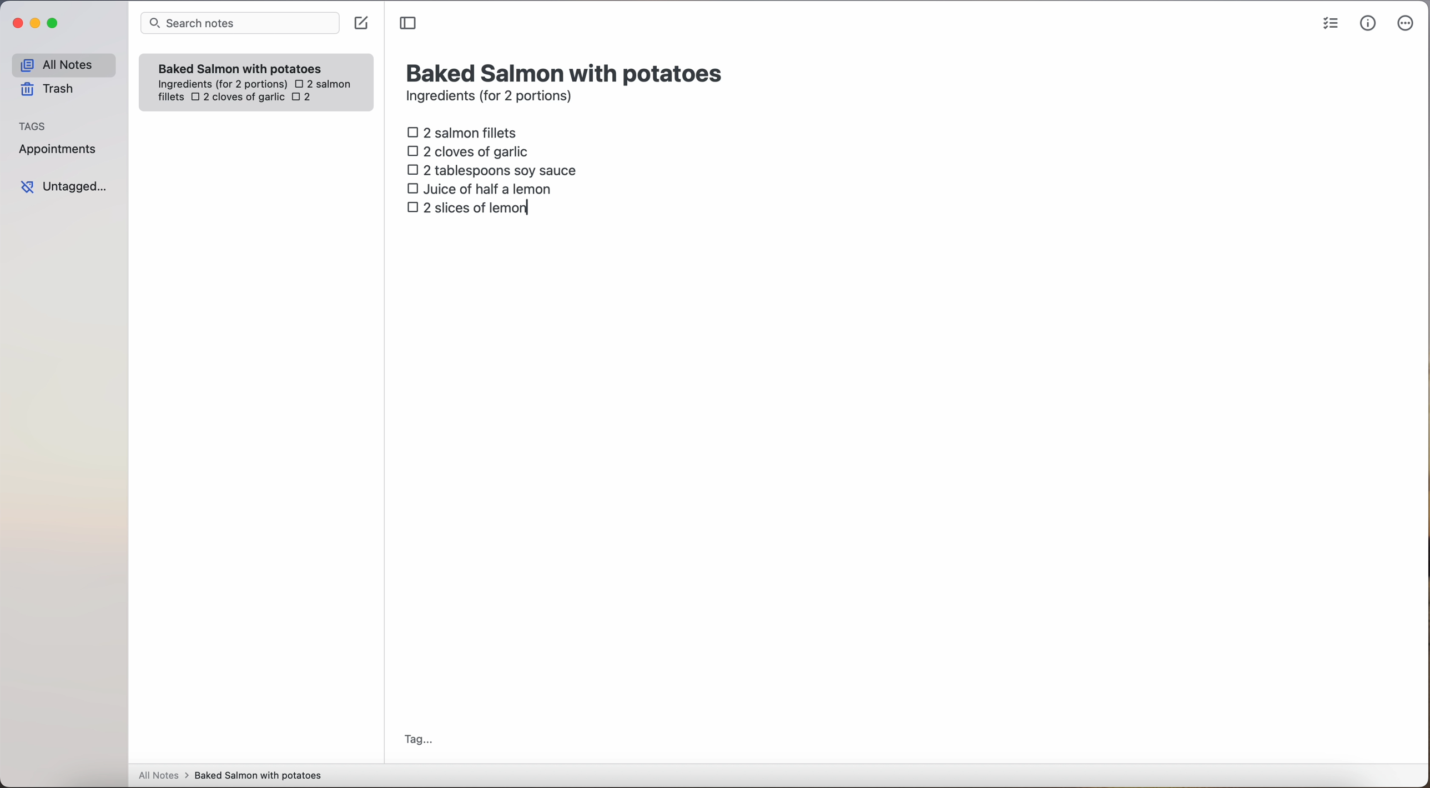  What do you see at coordinates (221, 85) in the screenshot?
I see `ingredientes (for 2 portions)` at bounding box center [221, 85].